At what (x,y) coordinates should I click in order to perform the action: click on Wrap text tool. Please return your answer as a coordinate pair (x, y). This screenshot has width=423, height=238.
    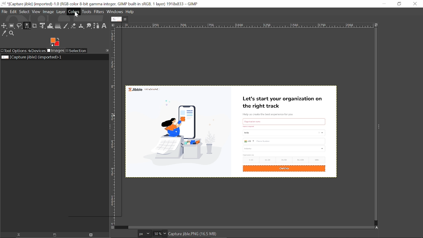
    Looking at the image, I should click on (50, 26).